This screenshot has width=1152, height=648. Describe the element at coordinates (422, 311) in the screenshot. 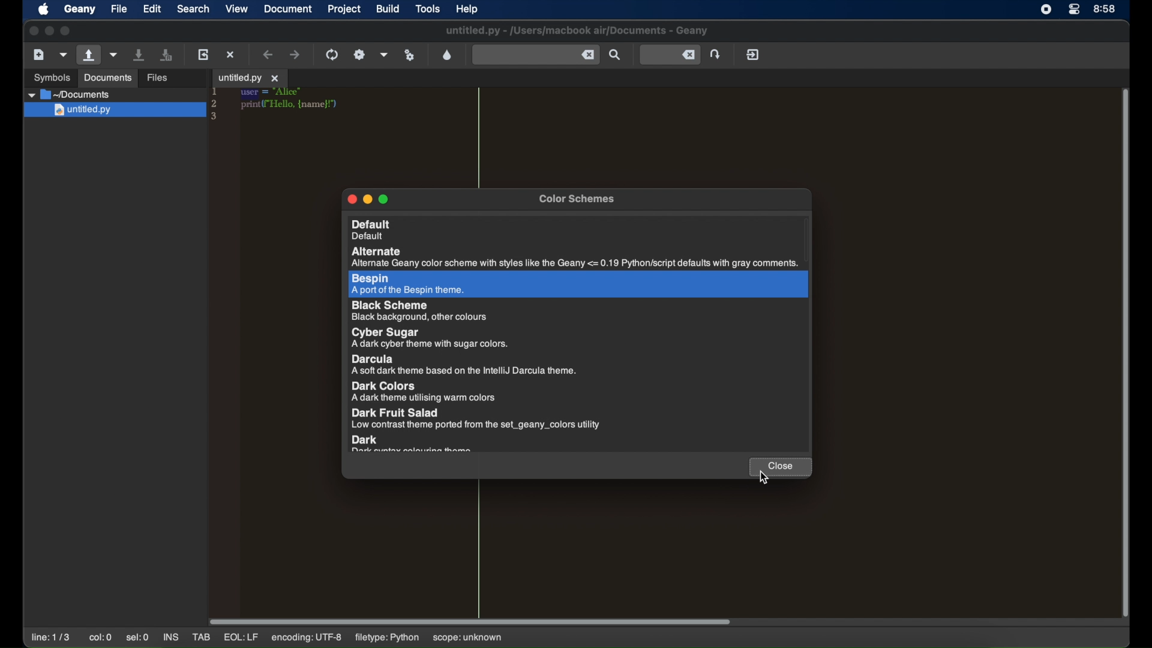

I see `black scheme` at that location.